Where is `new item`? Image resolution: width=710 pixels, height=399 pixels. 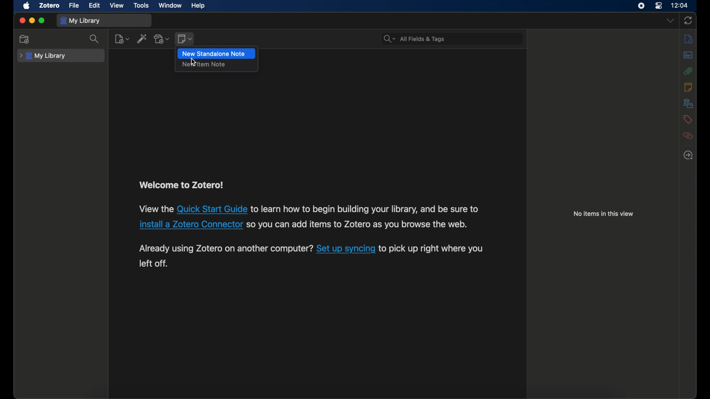
new item is located at coordinates (122, 39).